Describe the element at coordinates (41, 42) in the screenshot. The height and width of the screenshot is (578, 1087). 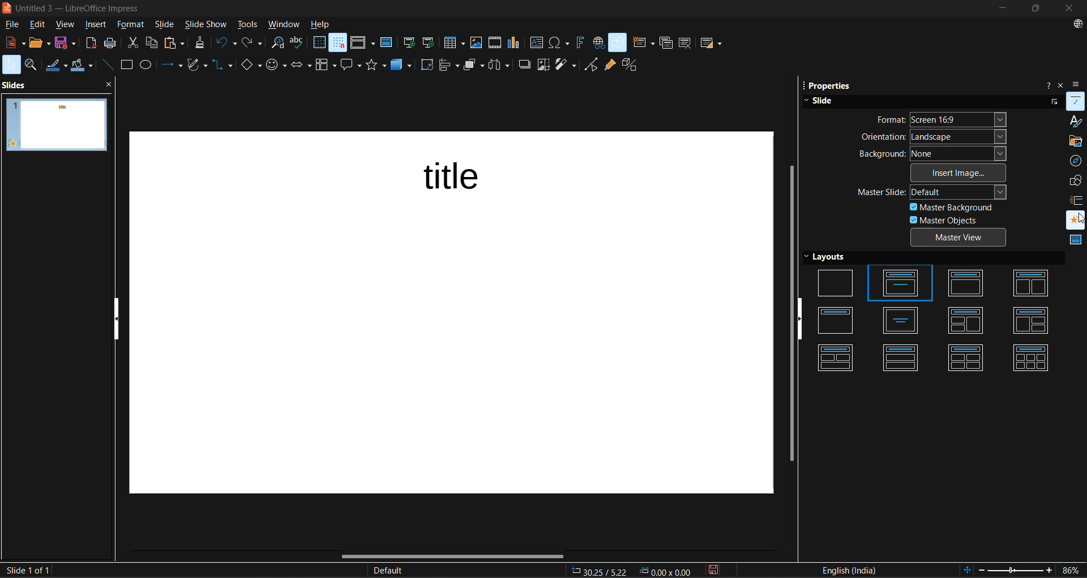
I see `open` at that location.